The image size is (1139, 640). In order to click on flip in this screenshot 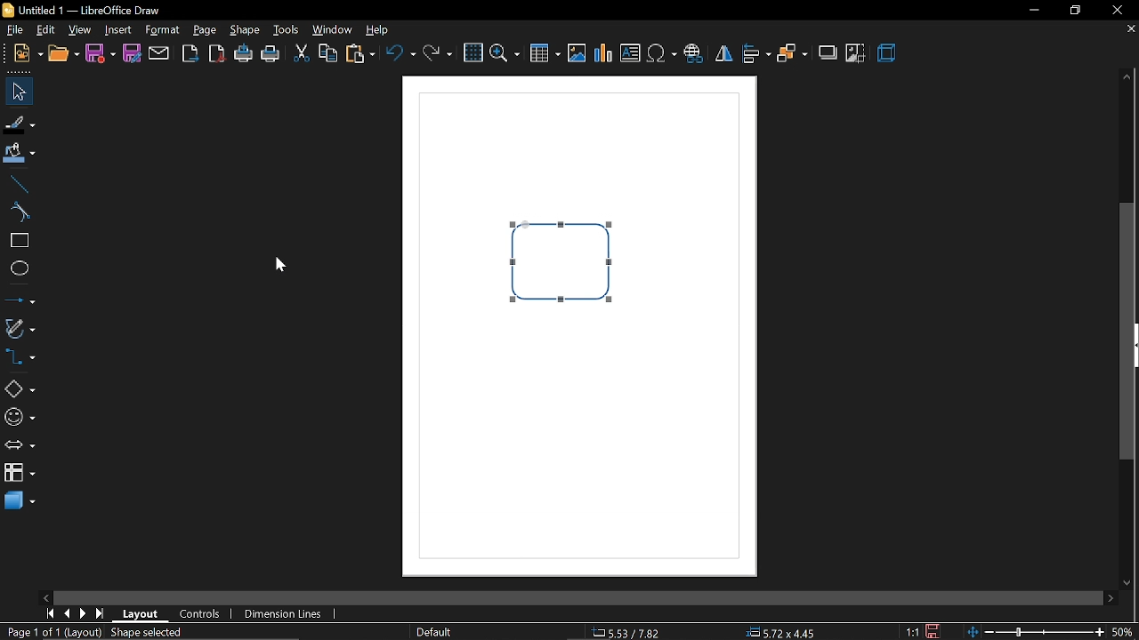, I will do `click(723, 56)`.